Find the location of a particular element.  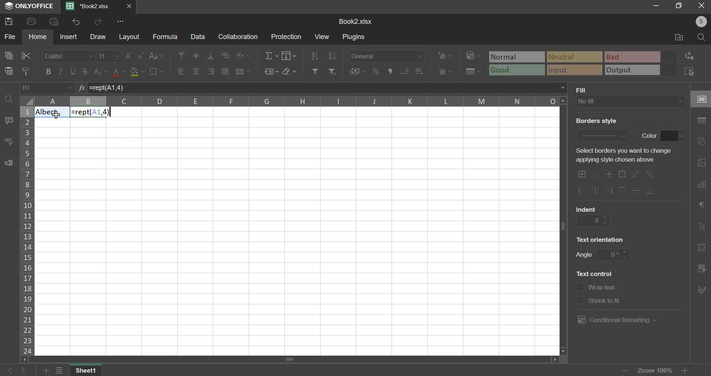

verticle scroll bar is located at coordinates (565, 226).